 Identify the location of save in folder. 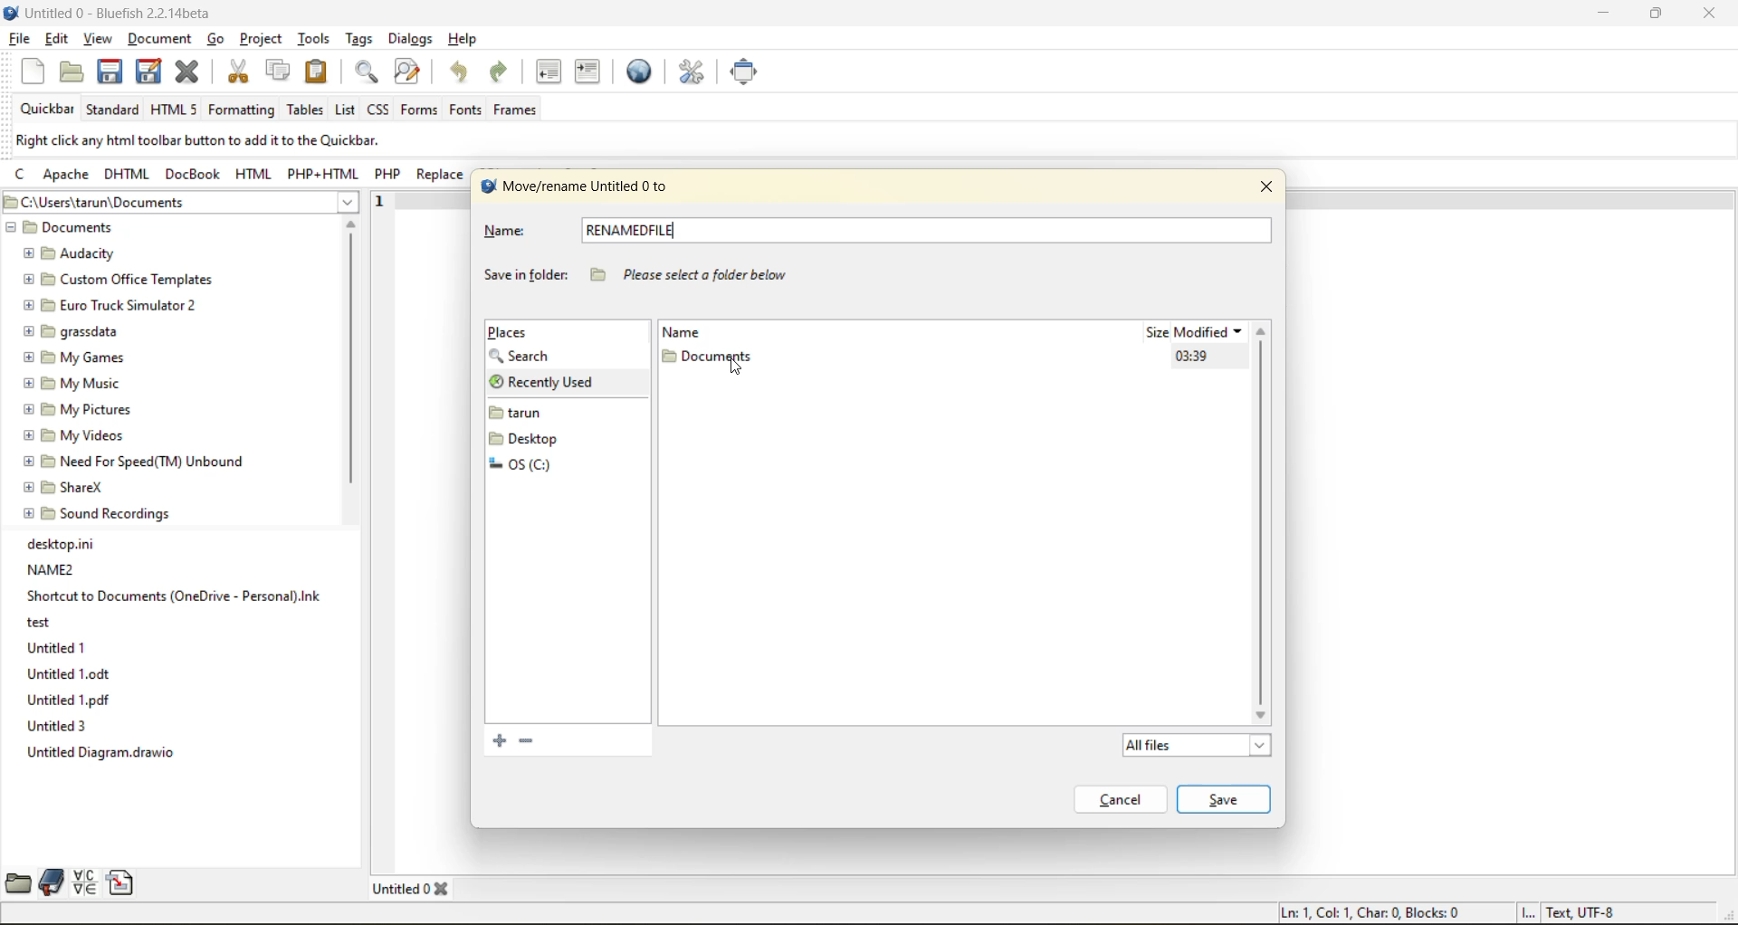
(525, 274).